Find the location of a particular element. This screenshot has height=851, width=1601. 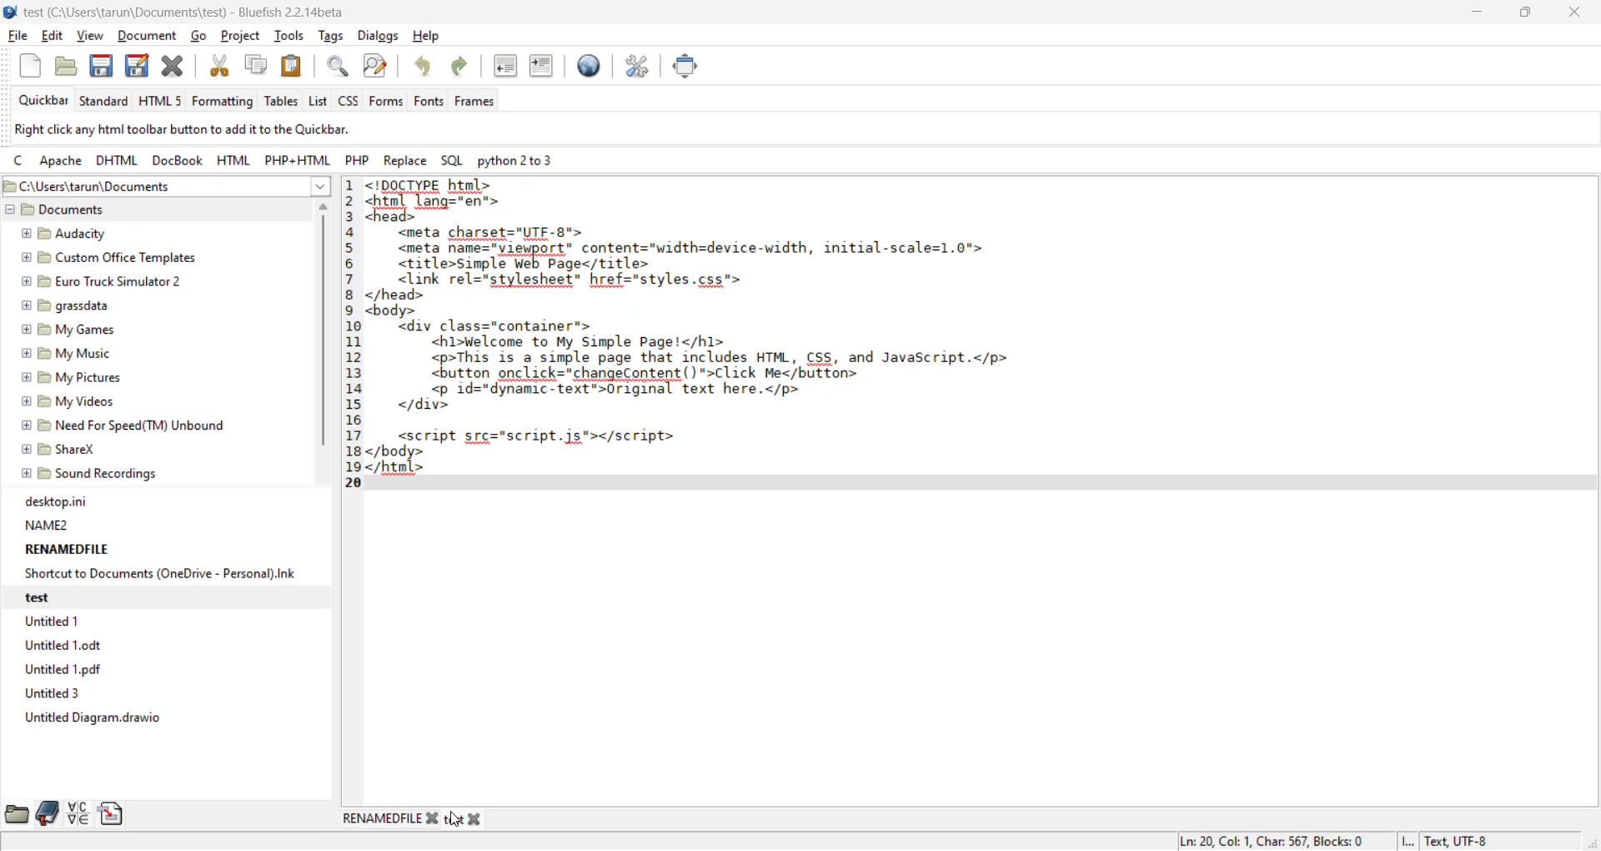

close is located at coordinates (430, 818).